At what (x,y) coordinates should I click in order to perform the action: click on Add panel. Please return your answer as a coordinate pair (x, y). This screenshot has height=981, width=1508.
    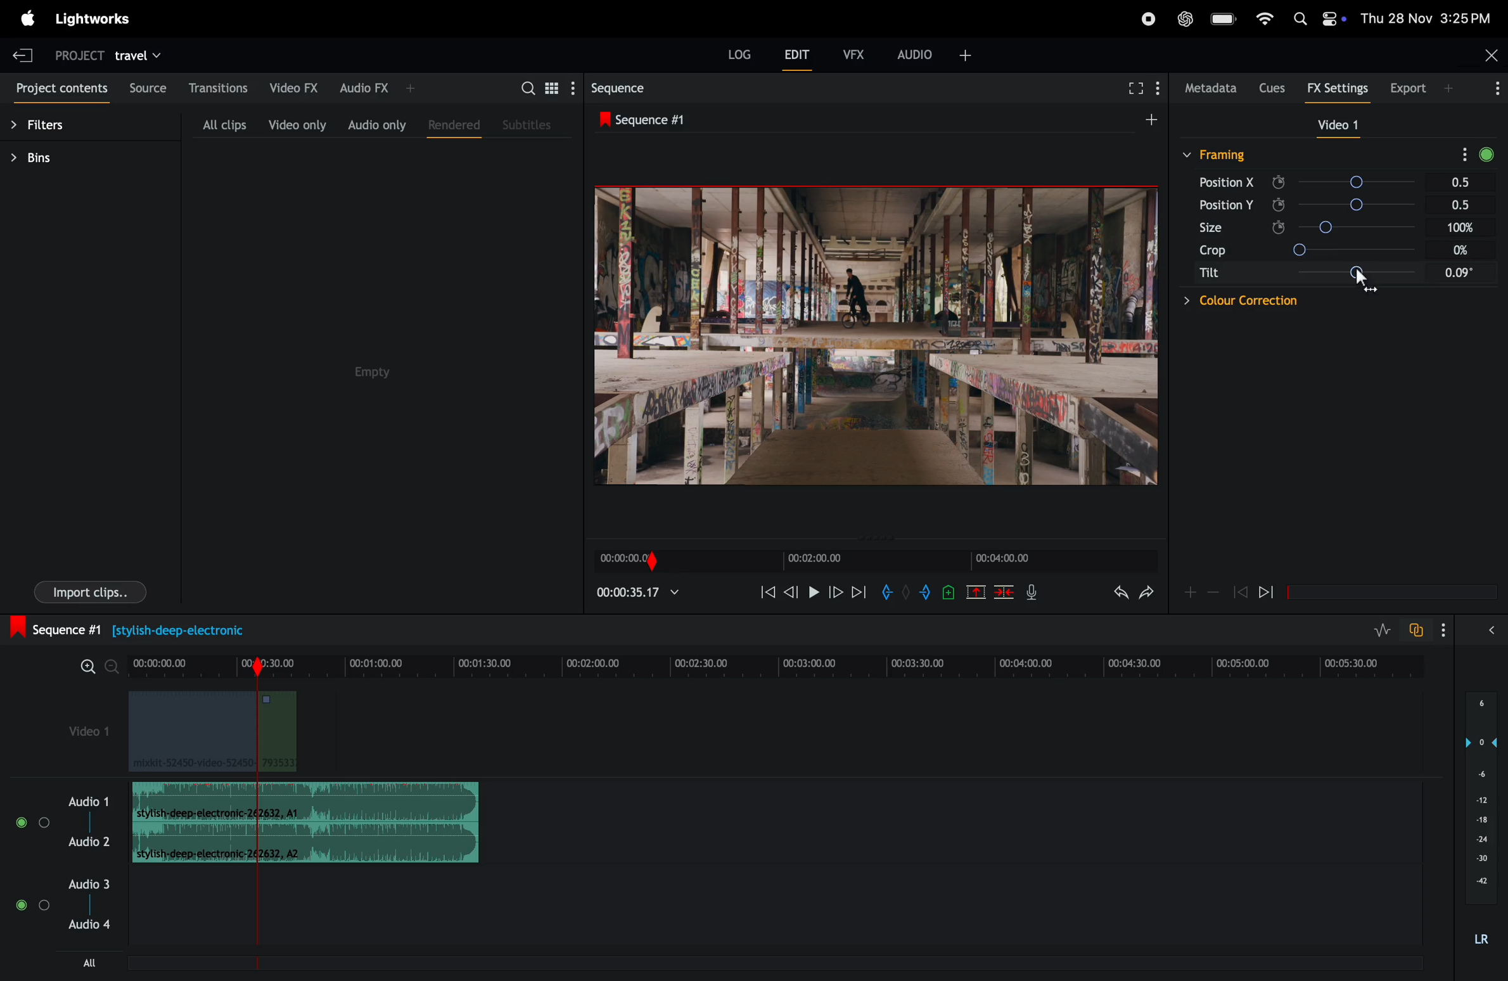
    Looking at the image, I should click on (1451, 89).